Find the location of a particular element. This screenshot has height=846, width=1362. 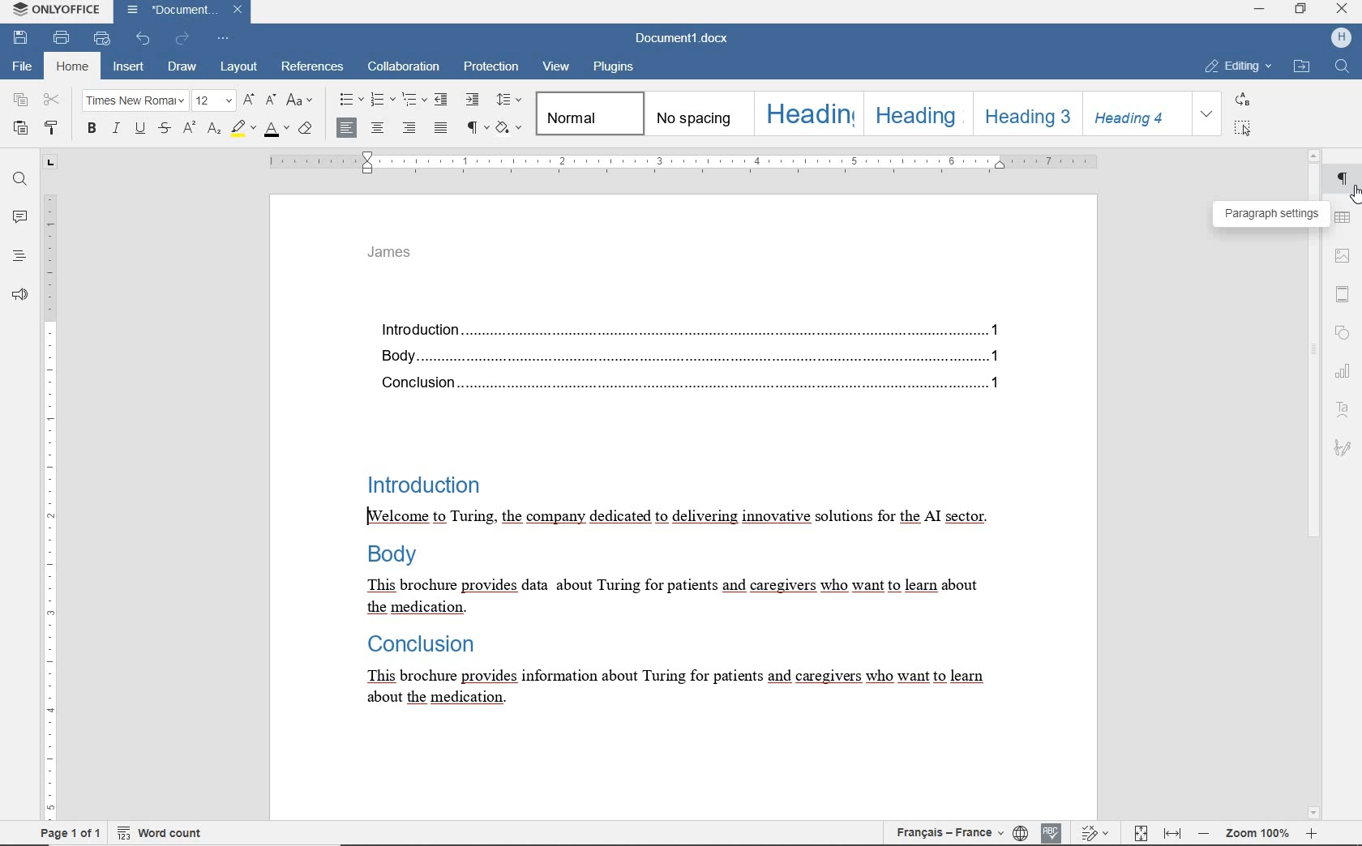

[Welcome to Turing, the company dedicated to delivering innovative solutions for the AI sector. is located at coordinates (674, 517).